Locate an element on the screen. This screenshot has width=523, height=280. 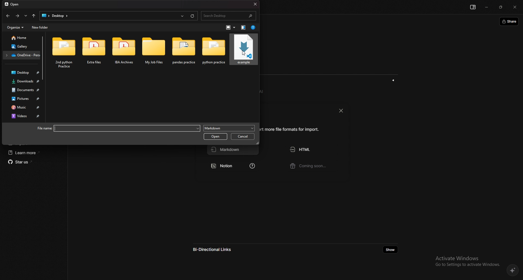
desktop is located at coordinates (23, 72).